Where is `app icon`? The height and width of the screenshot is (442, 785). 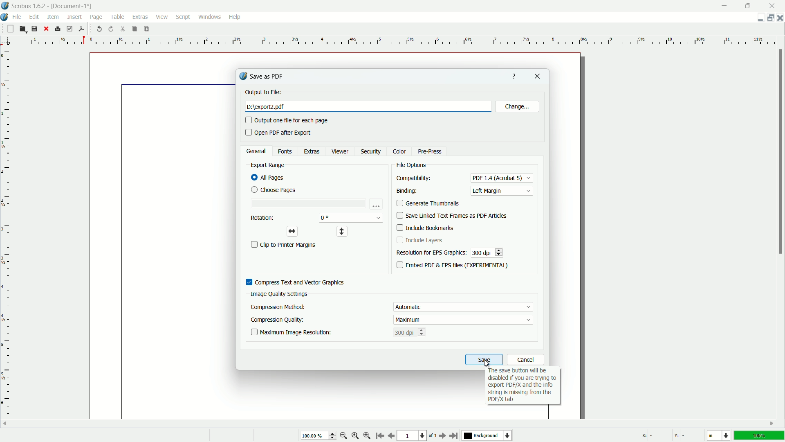 app icon is located at coordinates (5, 17).